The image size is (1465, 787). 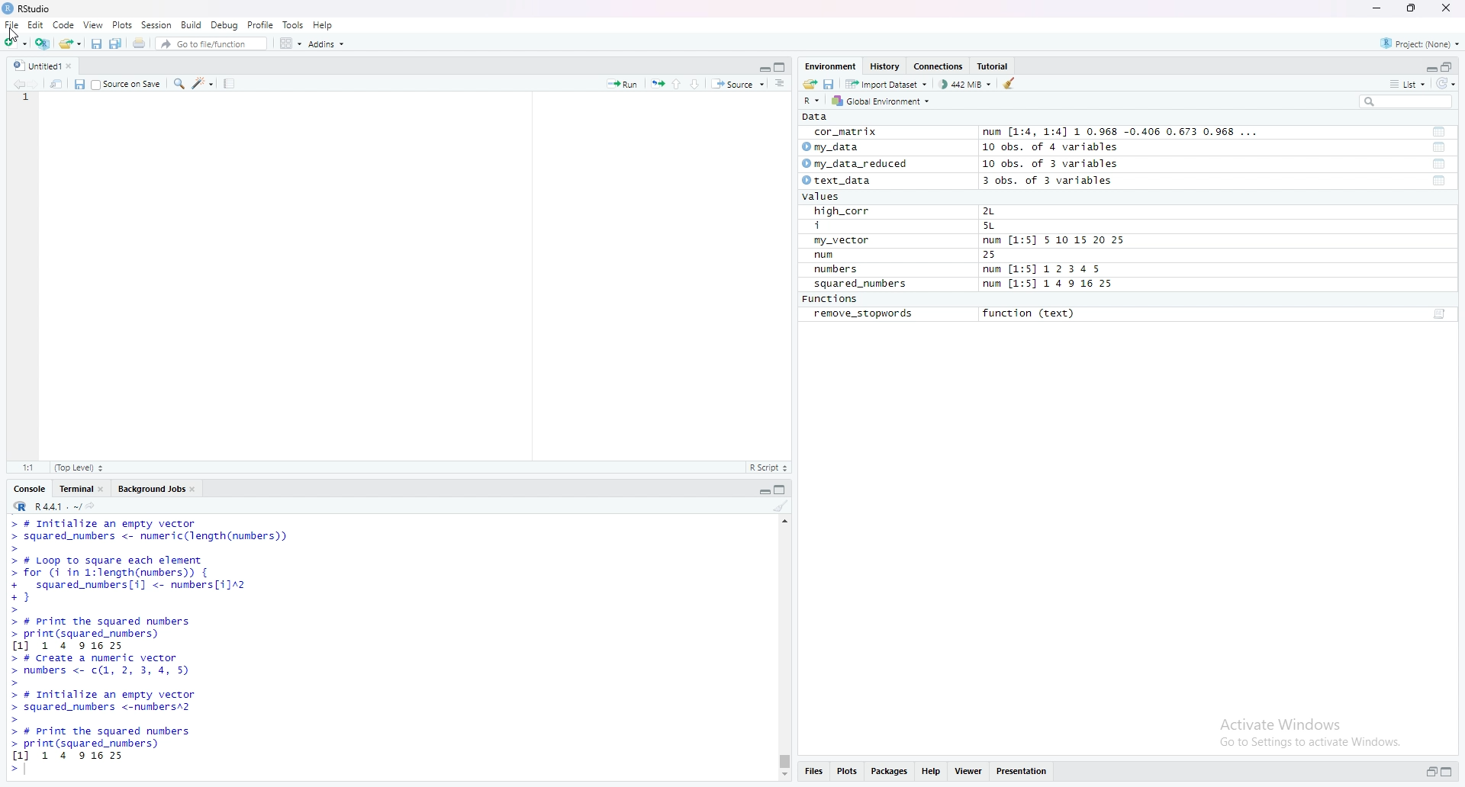 I want to click on values, so click(x=831, y=197).